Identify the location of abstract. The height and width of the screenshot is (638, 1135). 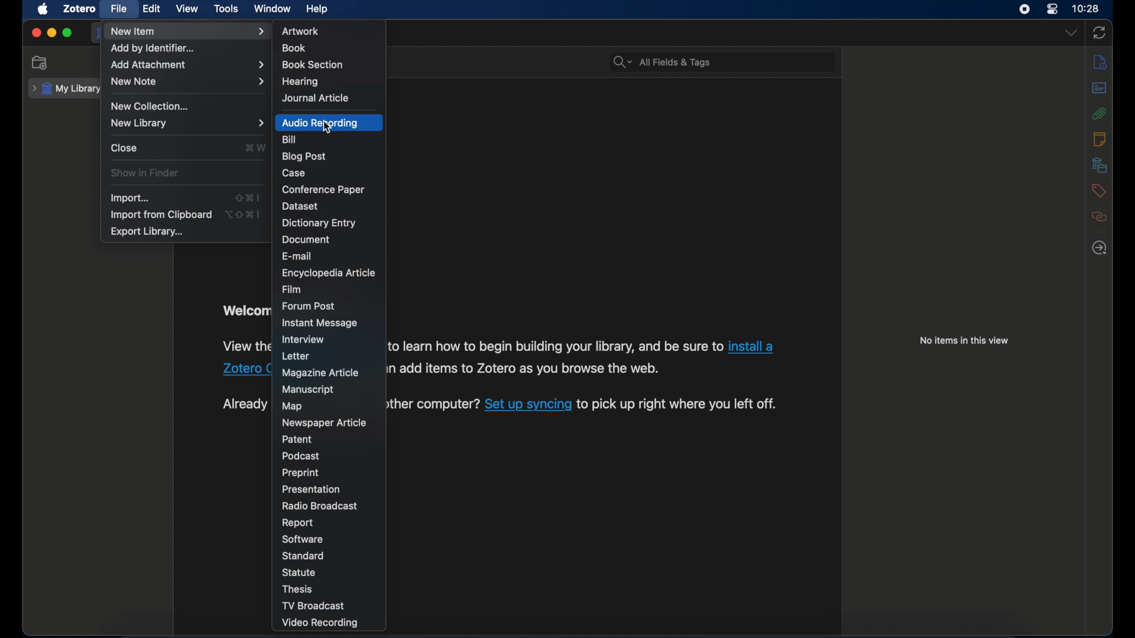
(1100, 87).